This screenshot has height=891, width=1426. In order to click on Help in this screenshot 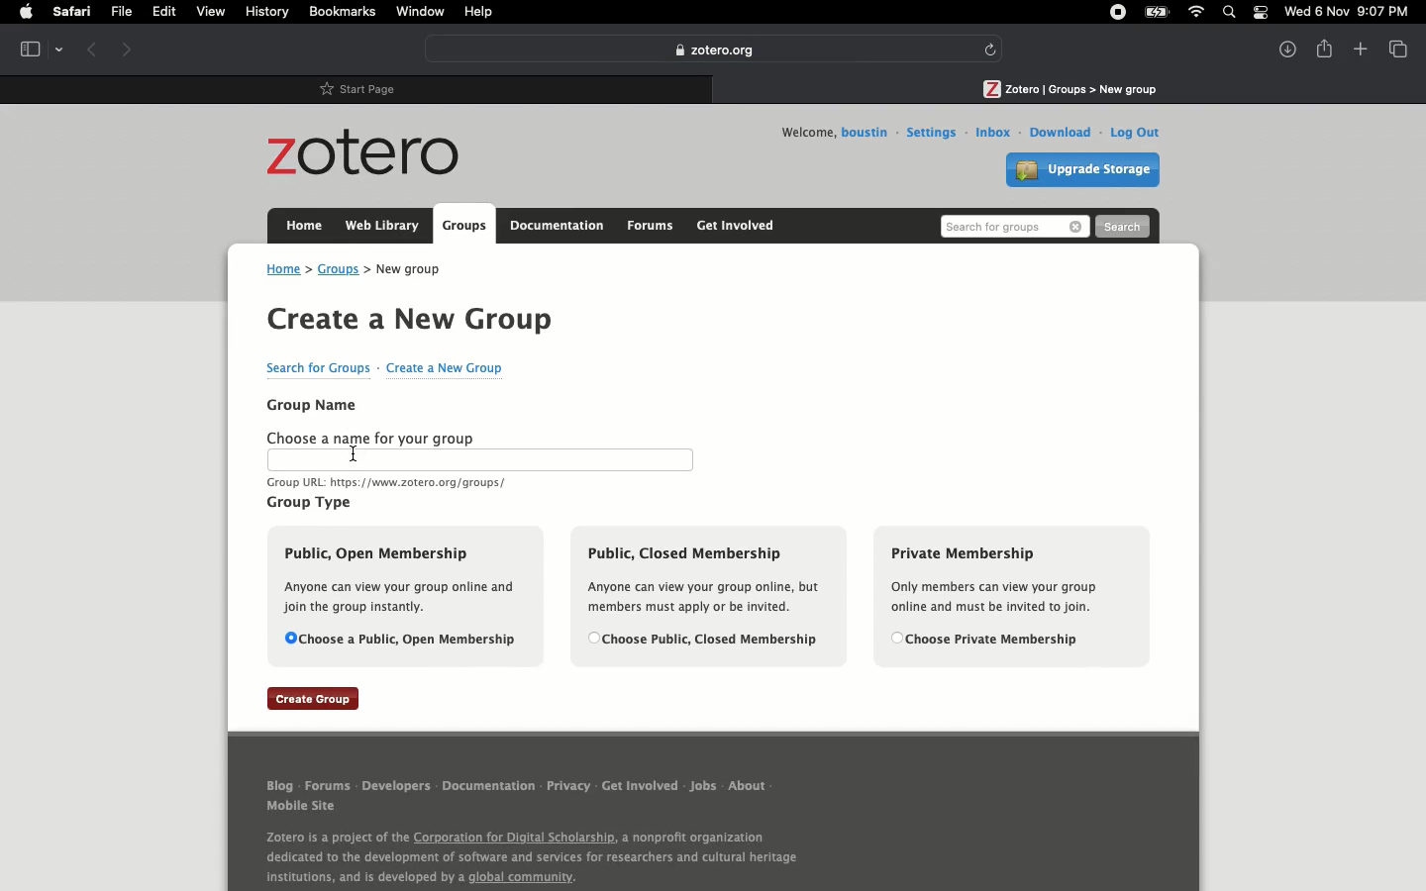, I will do `click(479, 12)`.